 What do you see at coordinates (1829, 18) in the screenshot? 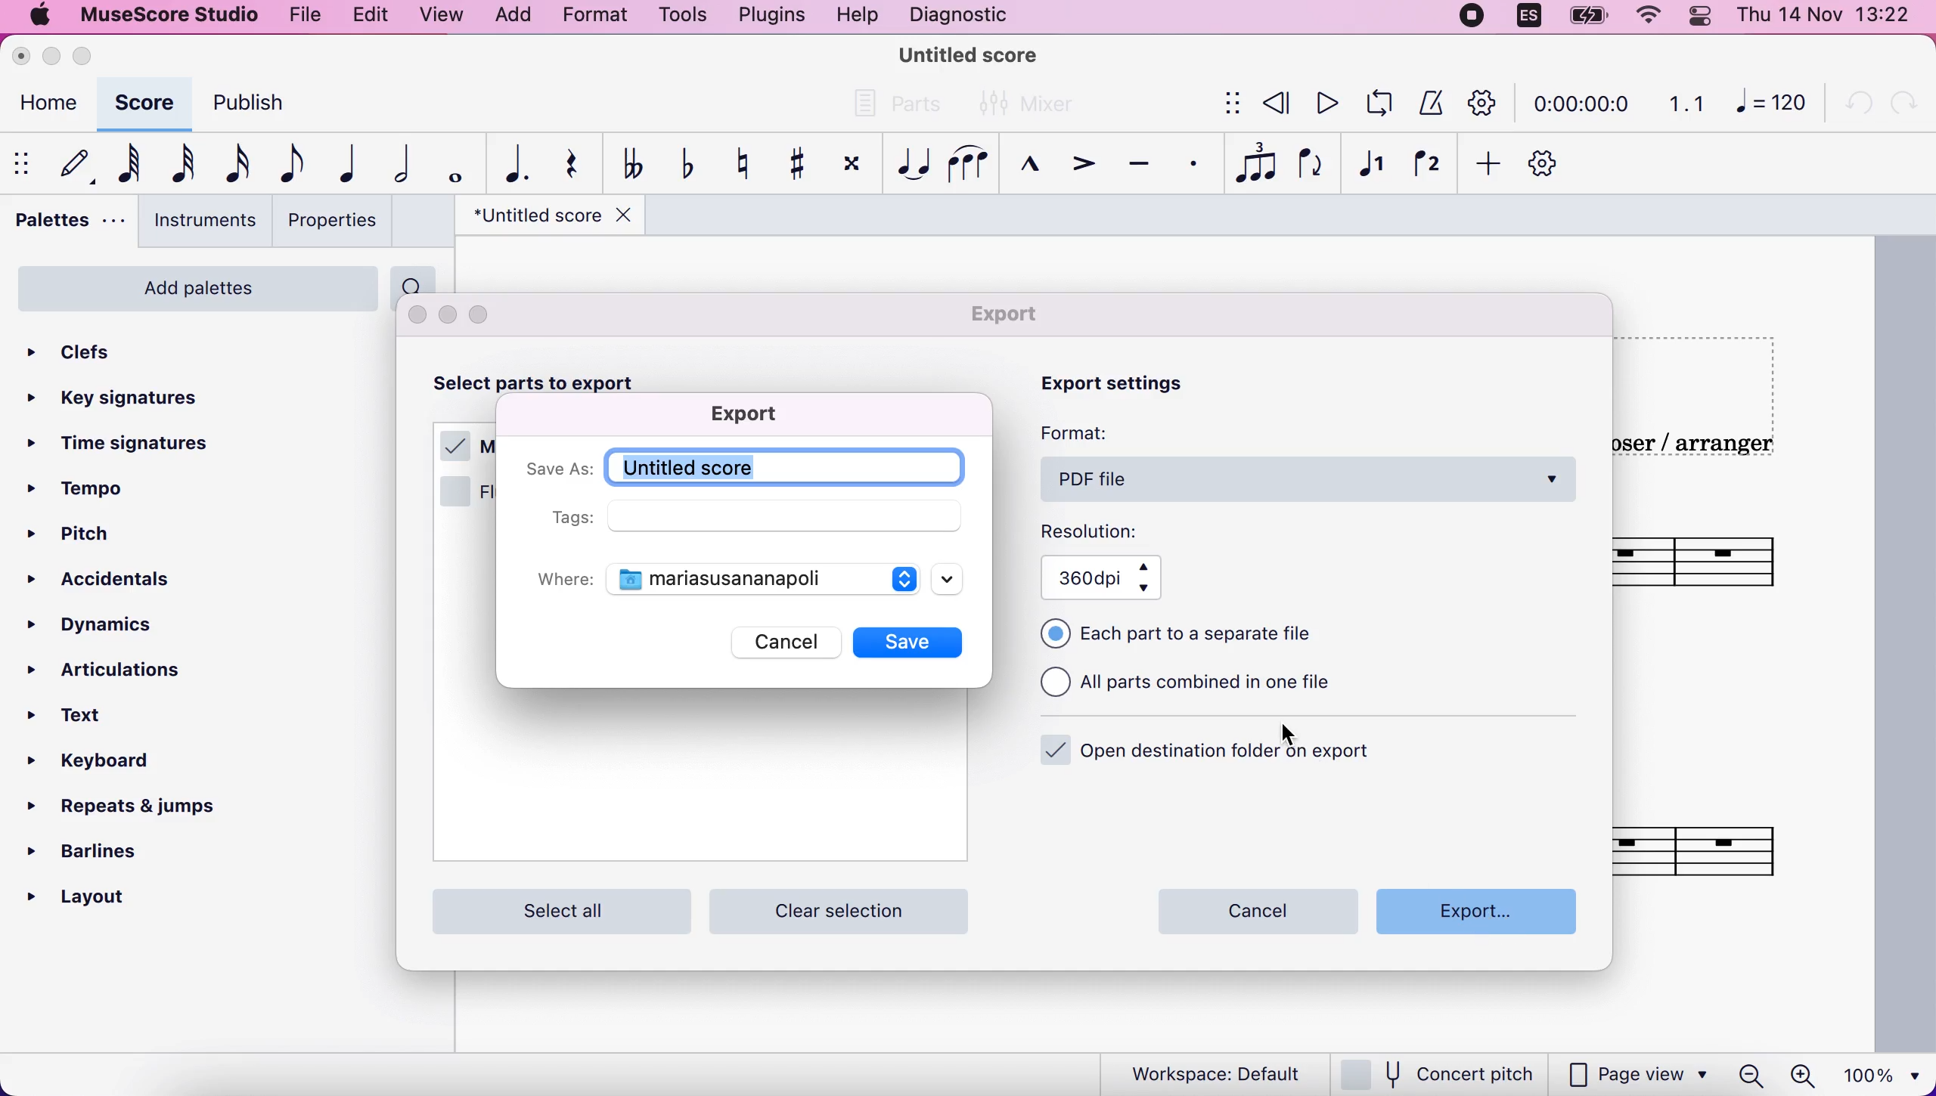
I see `time and date` at bounding box center [1829, 18].